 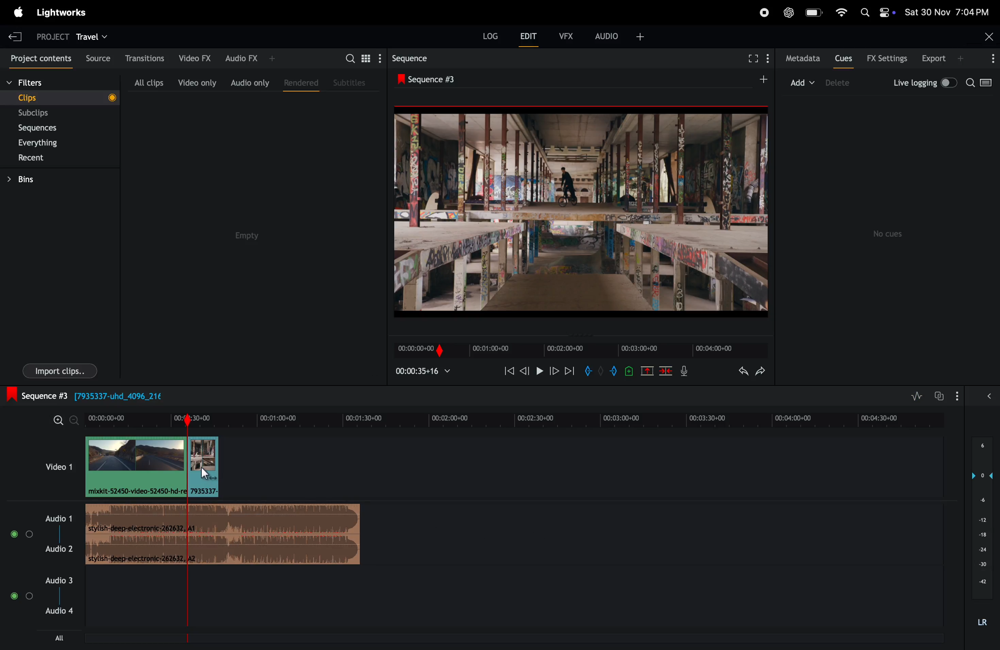 What do you see at coordinates (878, 11) in the screenshot?
I see `apple widgets` at bounding box center [878, 11].